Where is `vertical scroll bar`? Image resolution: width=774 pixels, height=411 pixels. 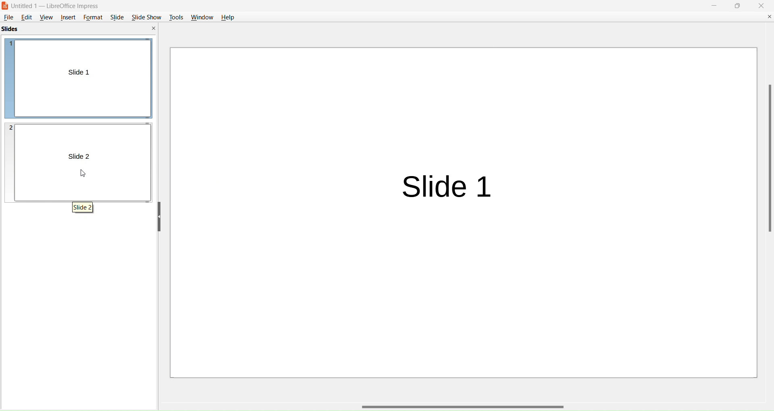
vertical scroll bar is located at coordinates (766, 160).